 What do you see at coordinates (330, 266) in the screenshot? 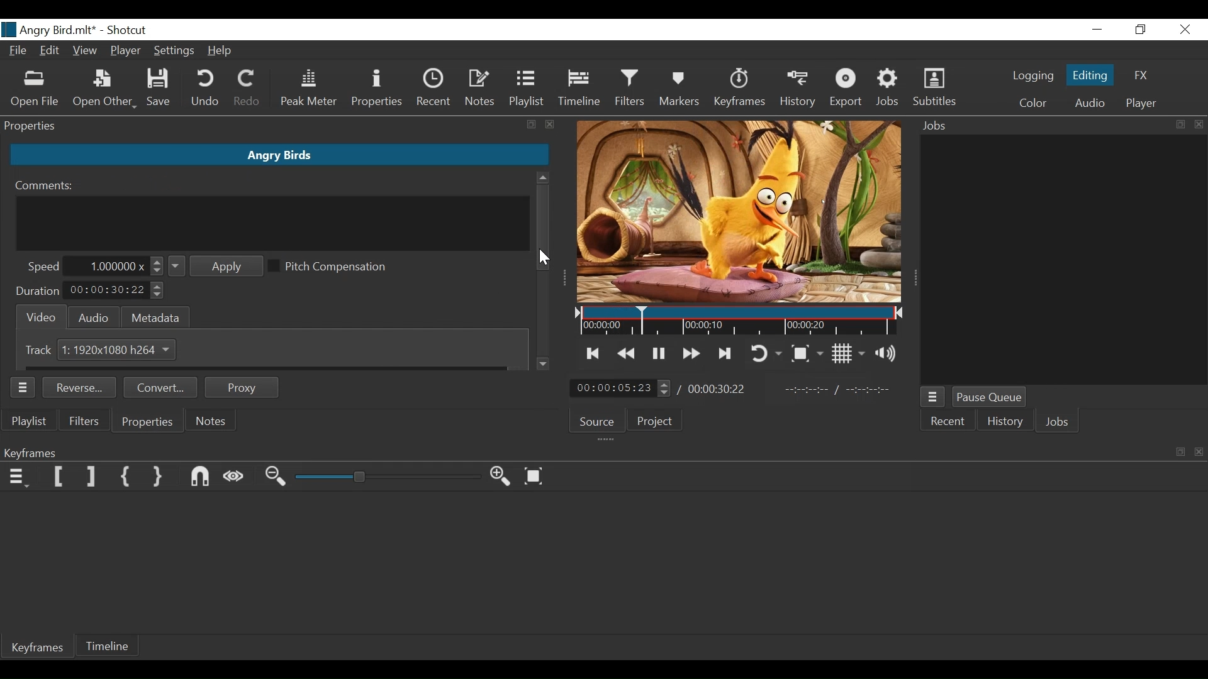
I see `(un)select Pitch Compensation` at bounding box center [330, 266].